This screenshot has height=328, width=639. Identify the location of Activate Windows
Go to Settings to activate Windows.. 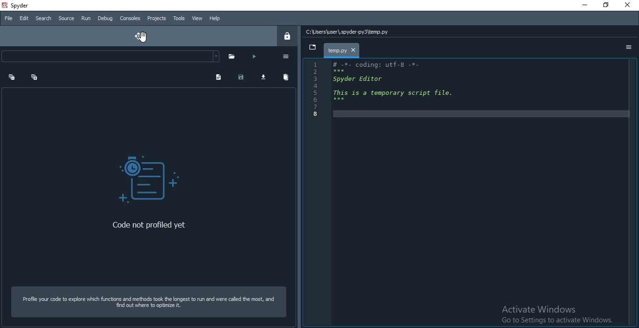
(553, 314).